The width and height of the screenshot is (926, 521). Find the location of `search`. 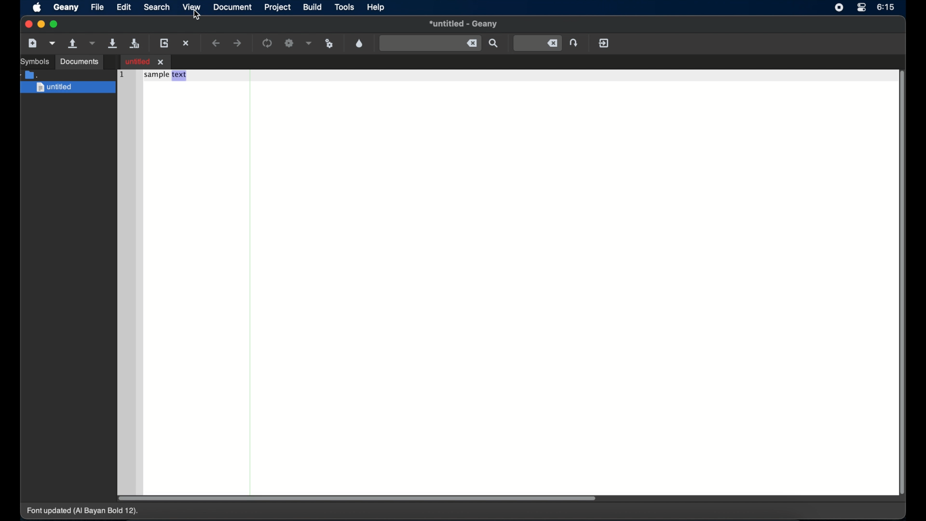

search is located at coordinates (157, 7).